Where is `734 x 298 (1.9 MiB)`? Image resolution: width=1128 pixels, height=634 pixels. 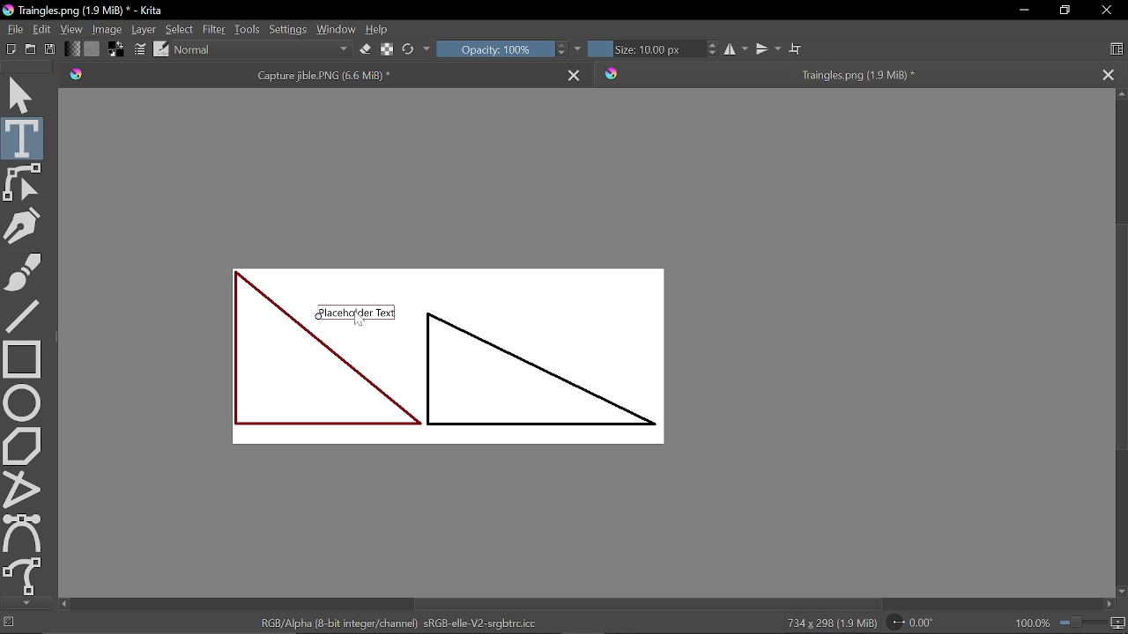
734 x 298 (1.9 MiB) is located at coordinates (828, 623).